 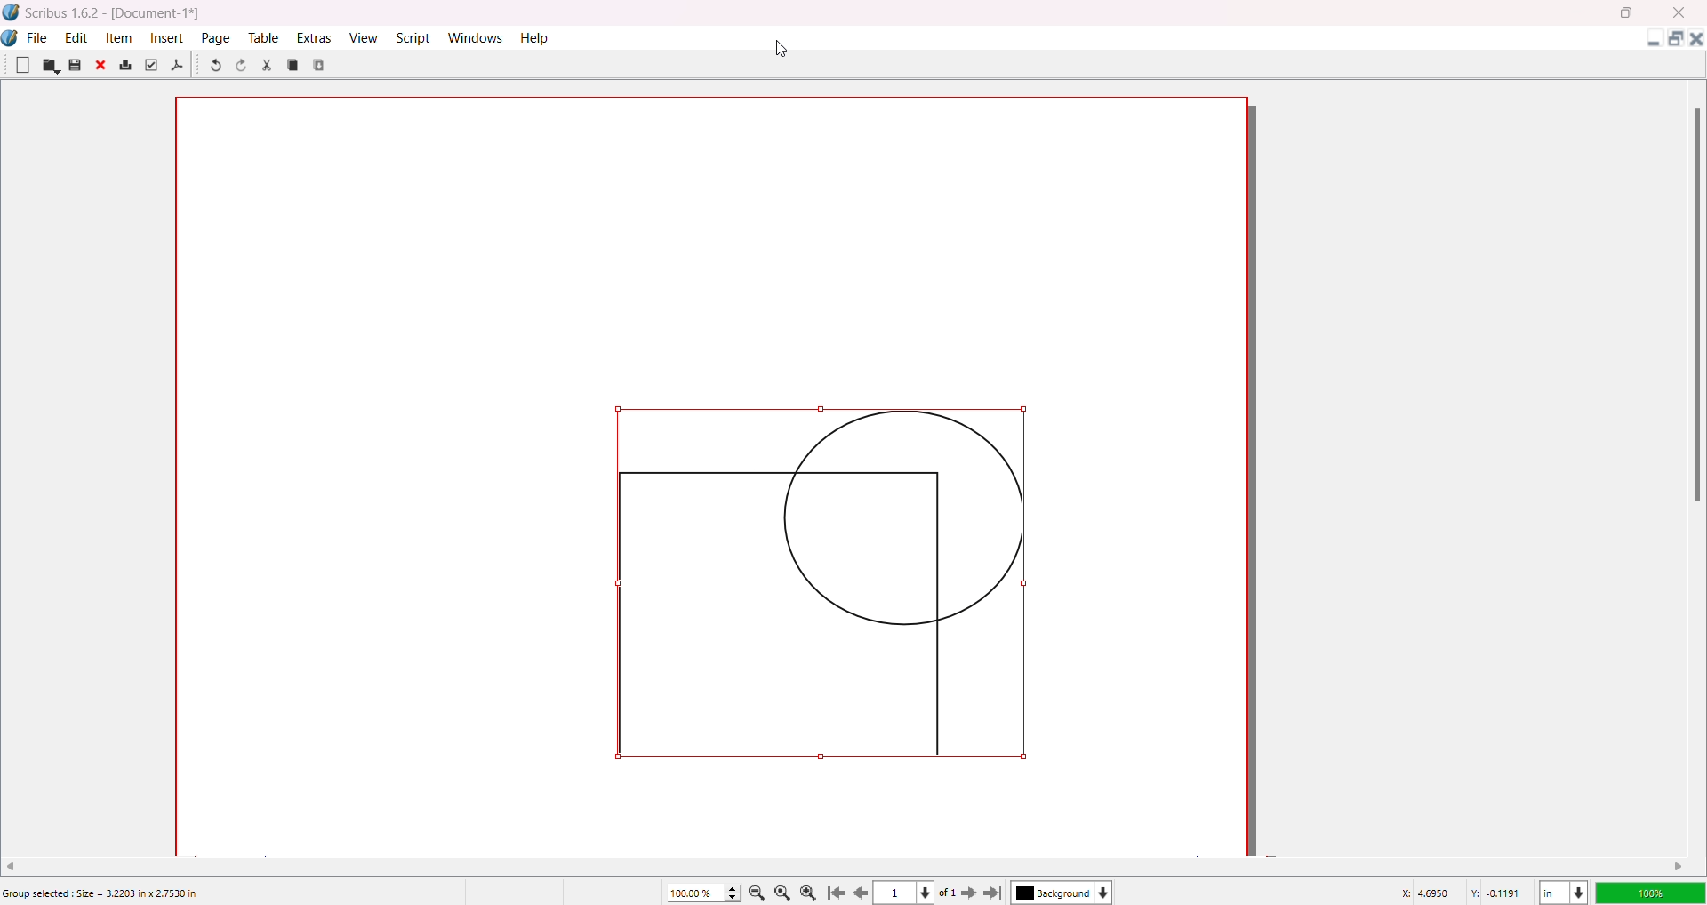 I want to click on Unit, so click(x=1562, y=890).